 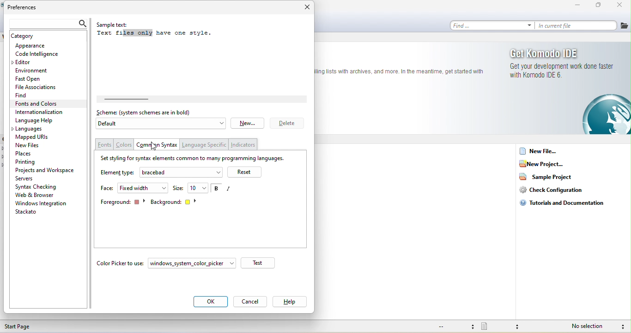 What do you see at coordinates (212, 301) in the screenshot?
I see `ok` at bounding box center [212, 301].